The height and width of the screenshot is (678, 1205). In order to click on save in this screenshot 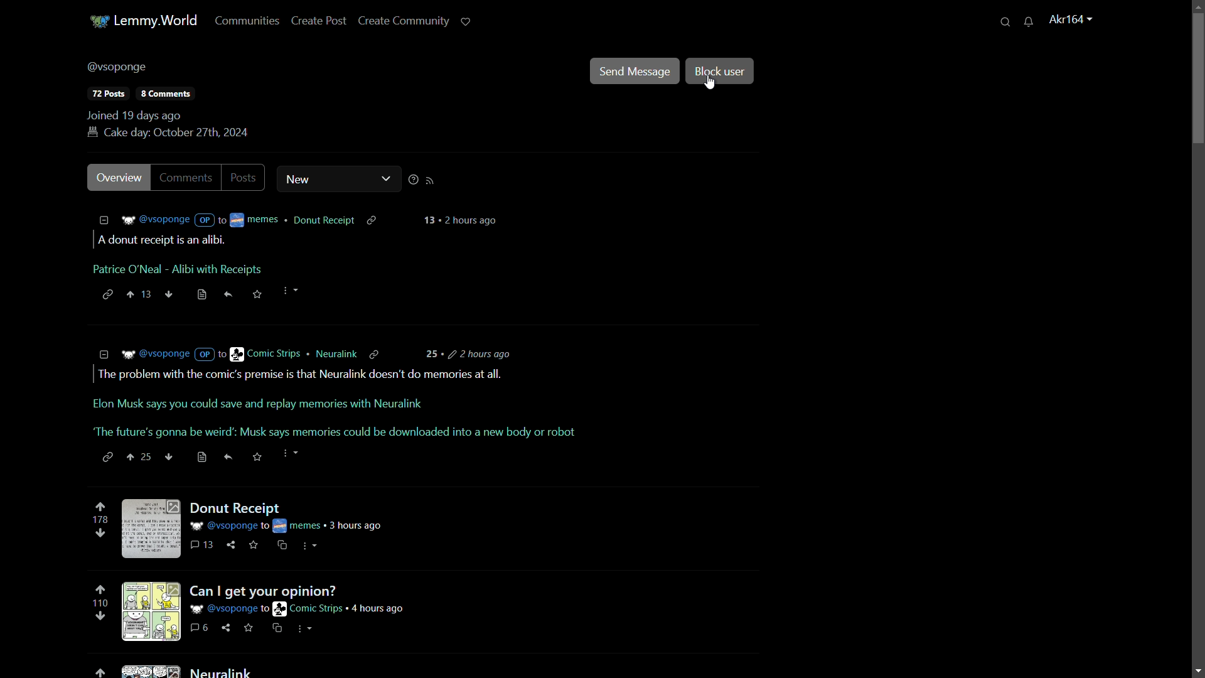, I will do `click(256, 547)`.